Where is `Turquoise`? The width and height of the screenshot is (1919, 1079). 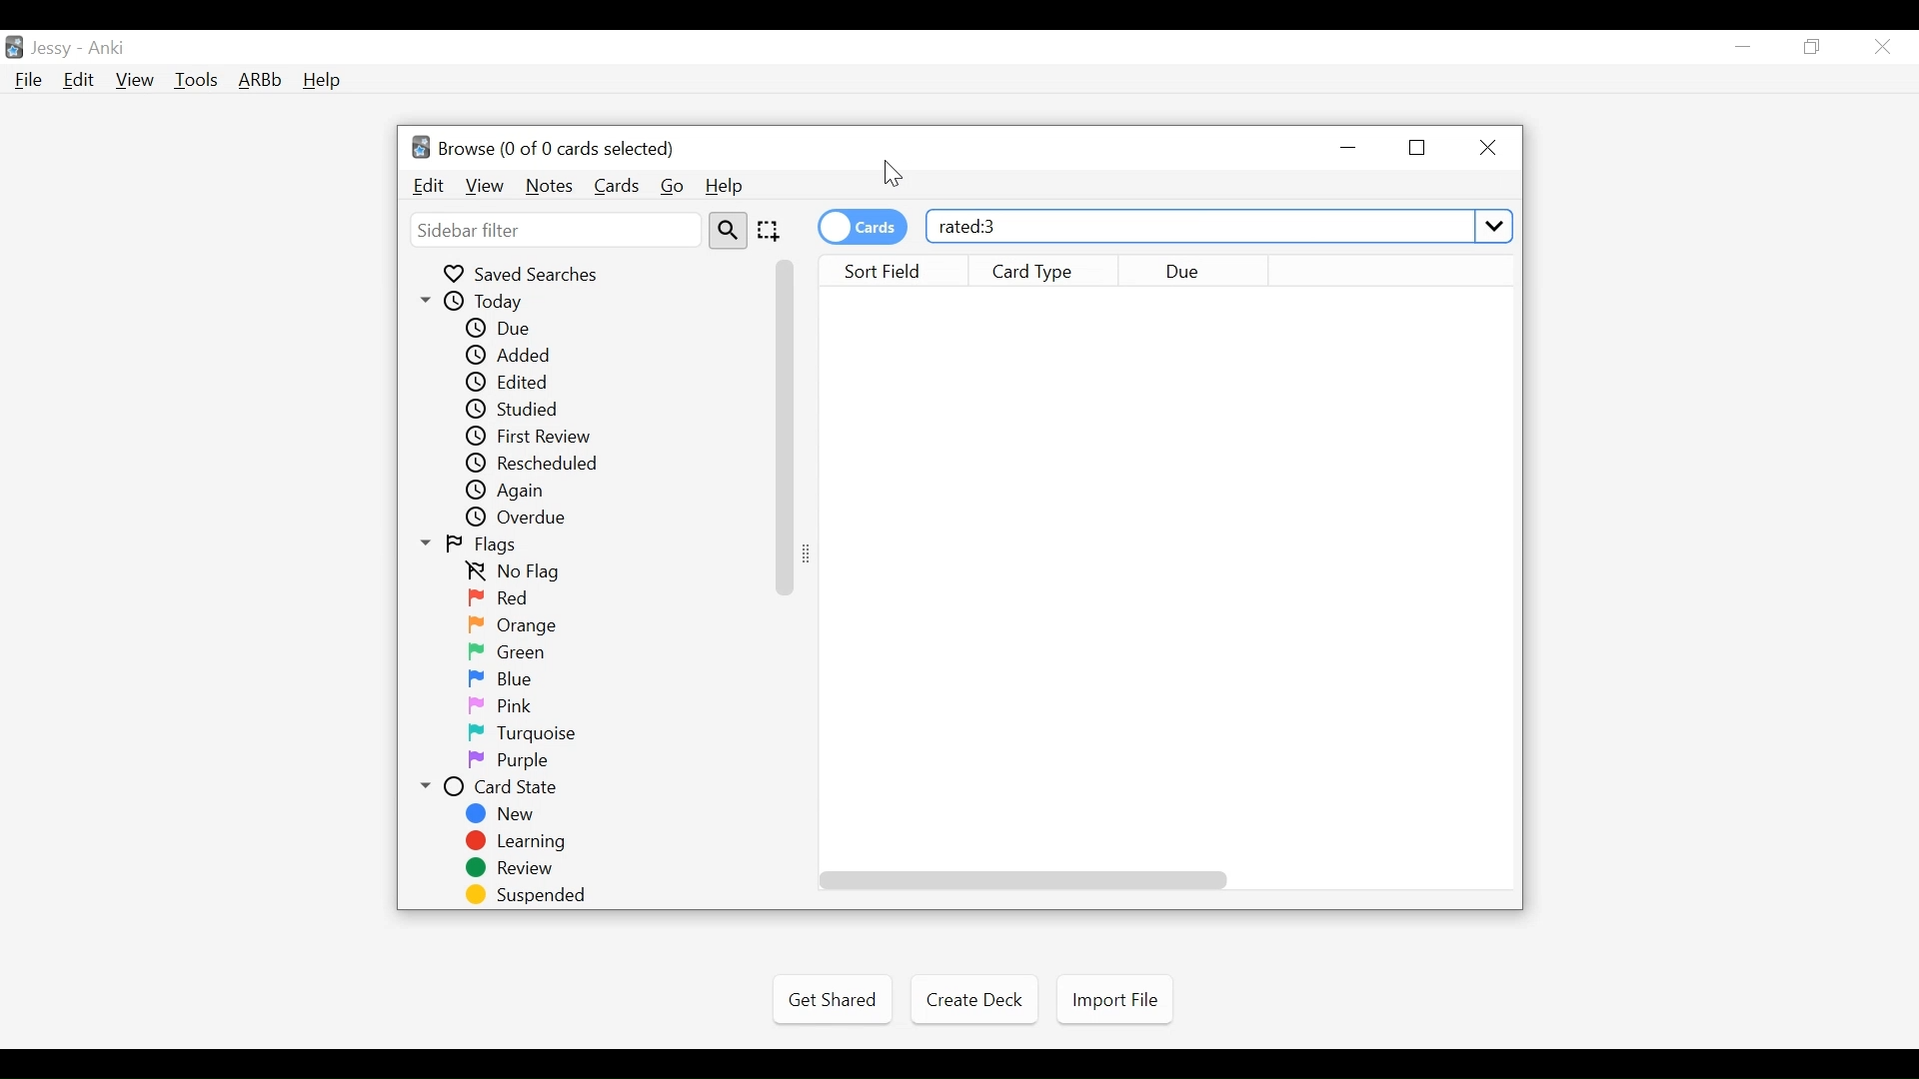
Turquoise is located at coordinates (518, 734).